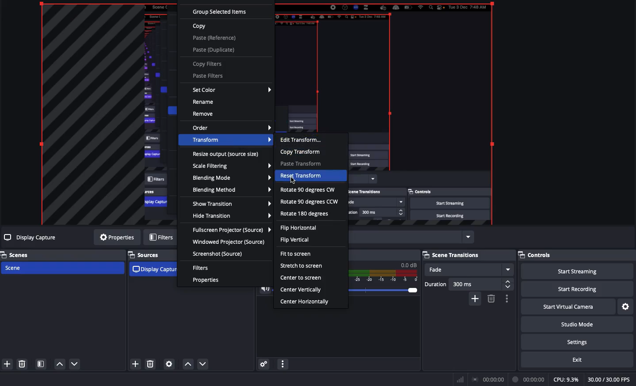  Describe the element at coordinates (467, 284) in the screenshot. I see `Duration` at that location.